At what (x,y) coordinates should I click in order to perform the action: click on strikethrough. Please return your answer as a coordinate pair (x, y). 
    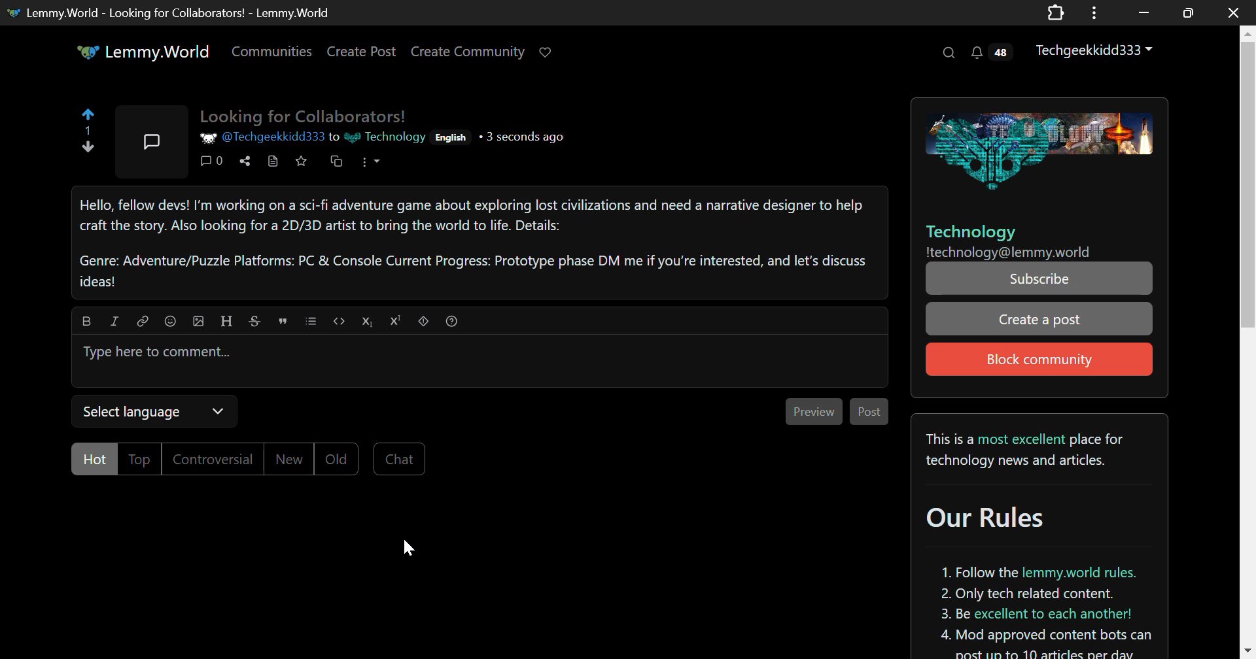
    Looking at the image, I should click on (256, 320).